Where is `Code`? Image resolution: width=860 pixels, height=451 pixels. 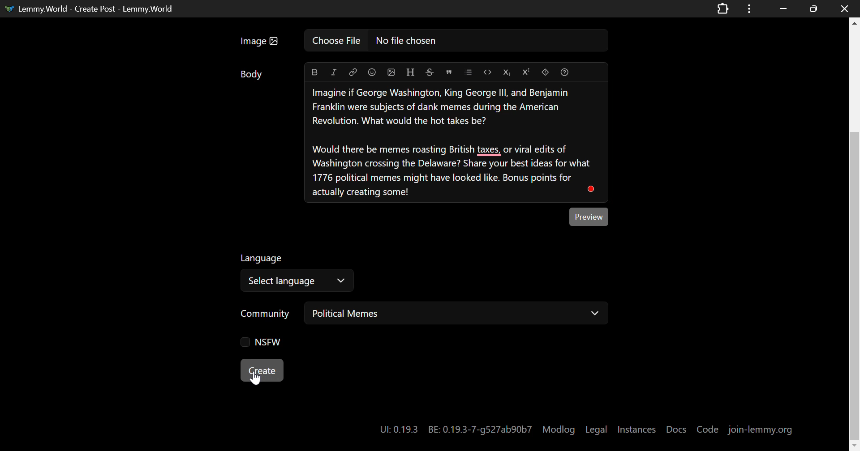 Code is located at coordinates (488, 72).